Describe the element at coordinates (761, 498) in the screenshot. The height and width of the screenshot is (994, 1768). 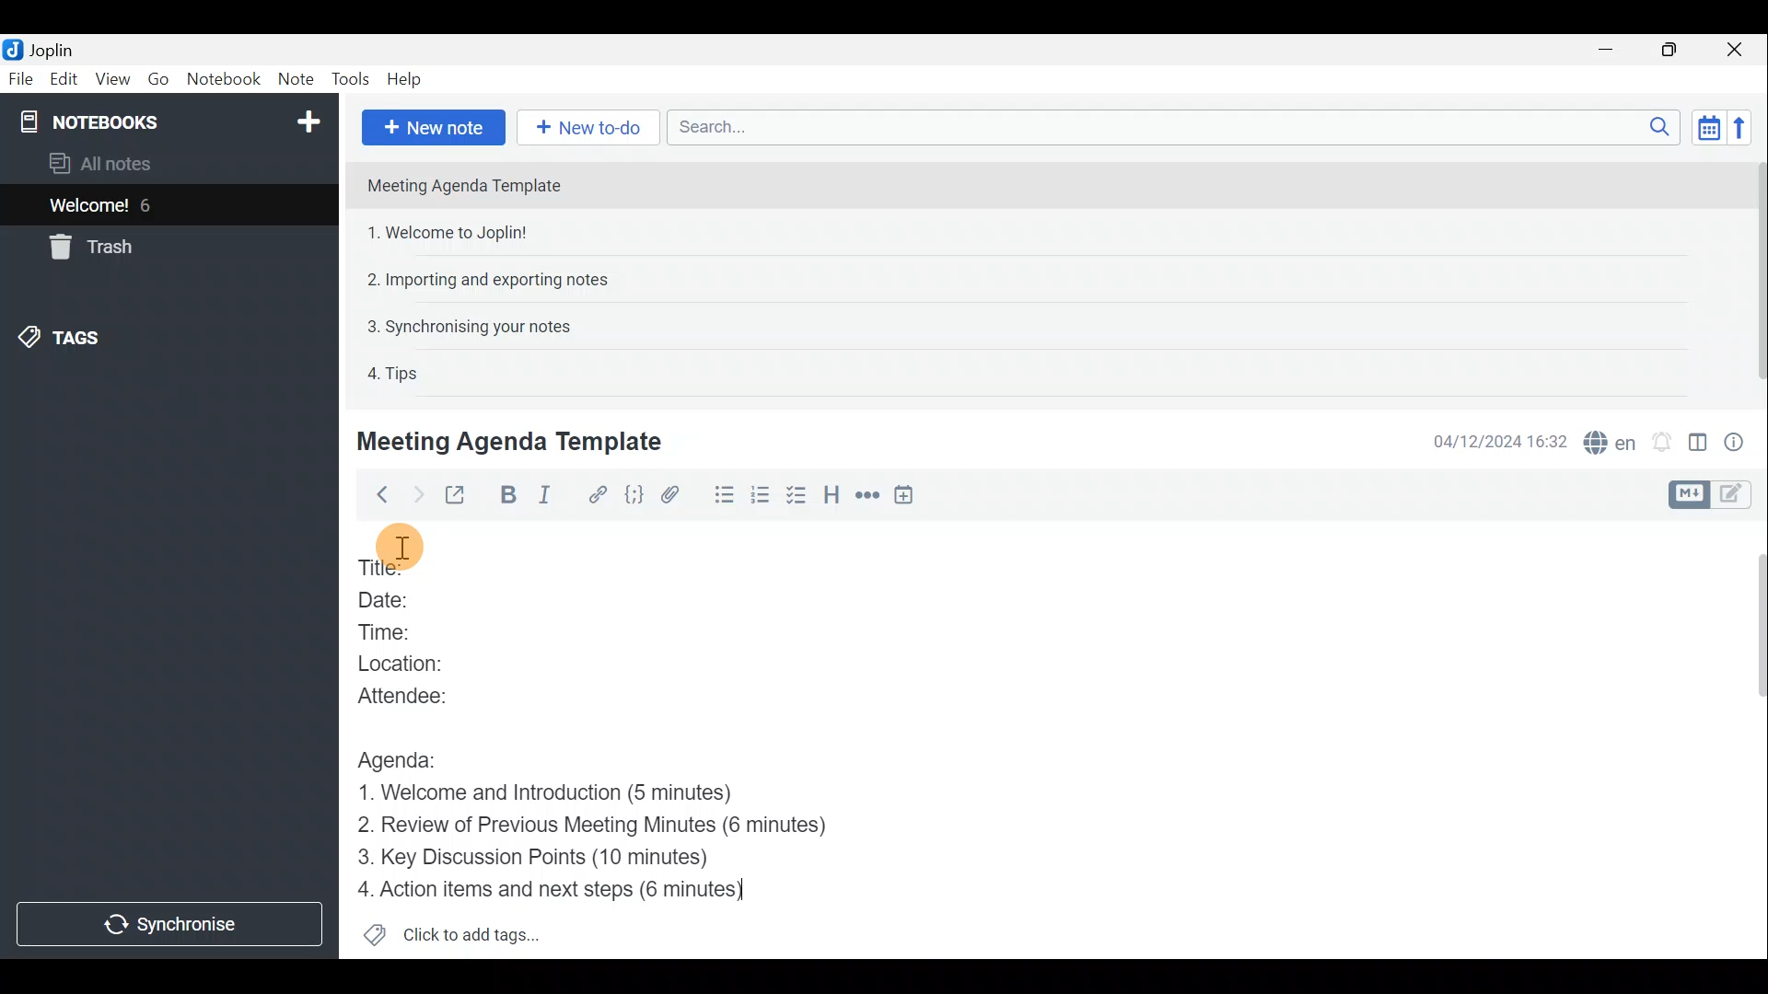
I see `Numbered list` at that location.